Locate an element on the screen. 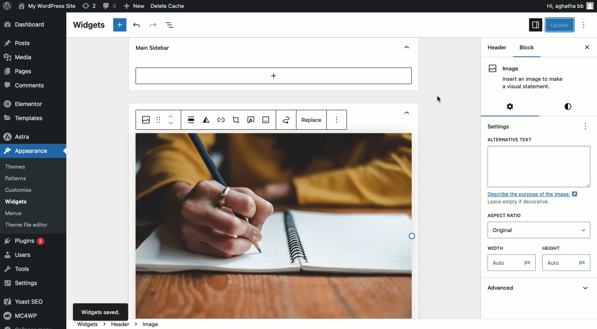 This screenshot has width=597, height=329. Widgets saved. is located at coordinates (99, 313).